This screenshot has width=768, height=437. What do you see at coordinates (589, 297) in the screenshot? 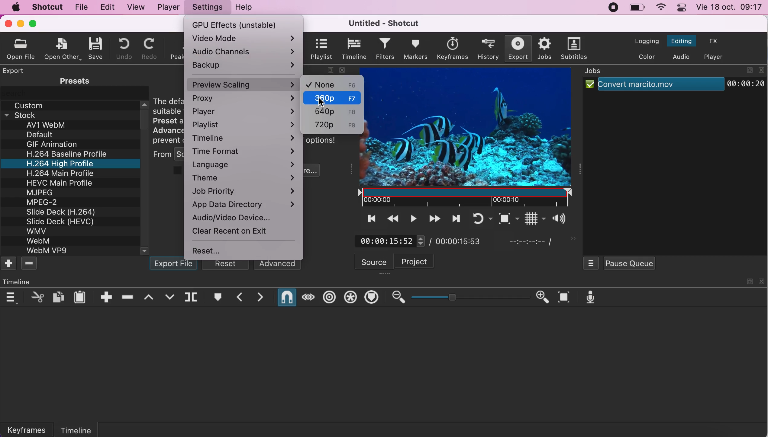
I see `record audio` at bounding box center [589, 297].